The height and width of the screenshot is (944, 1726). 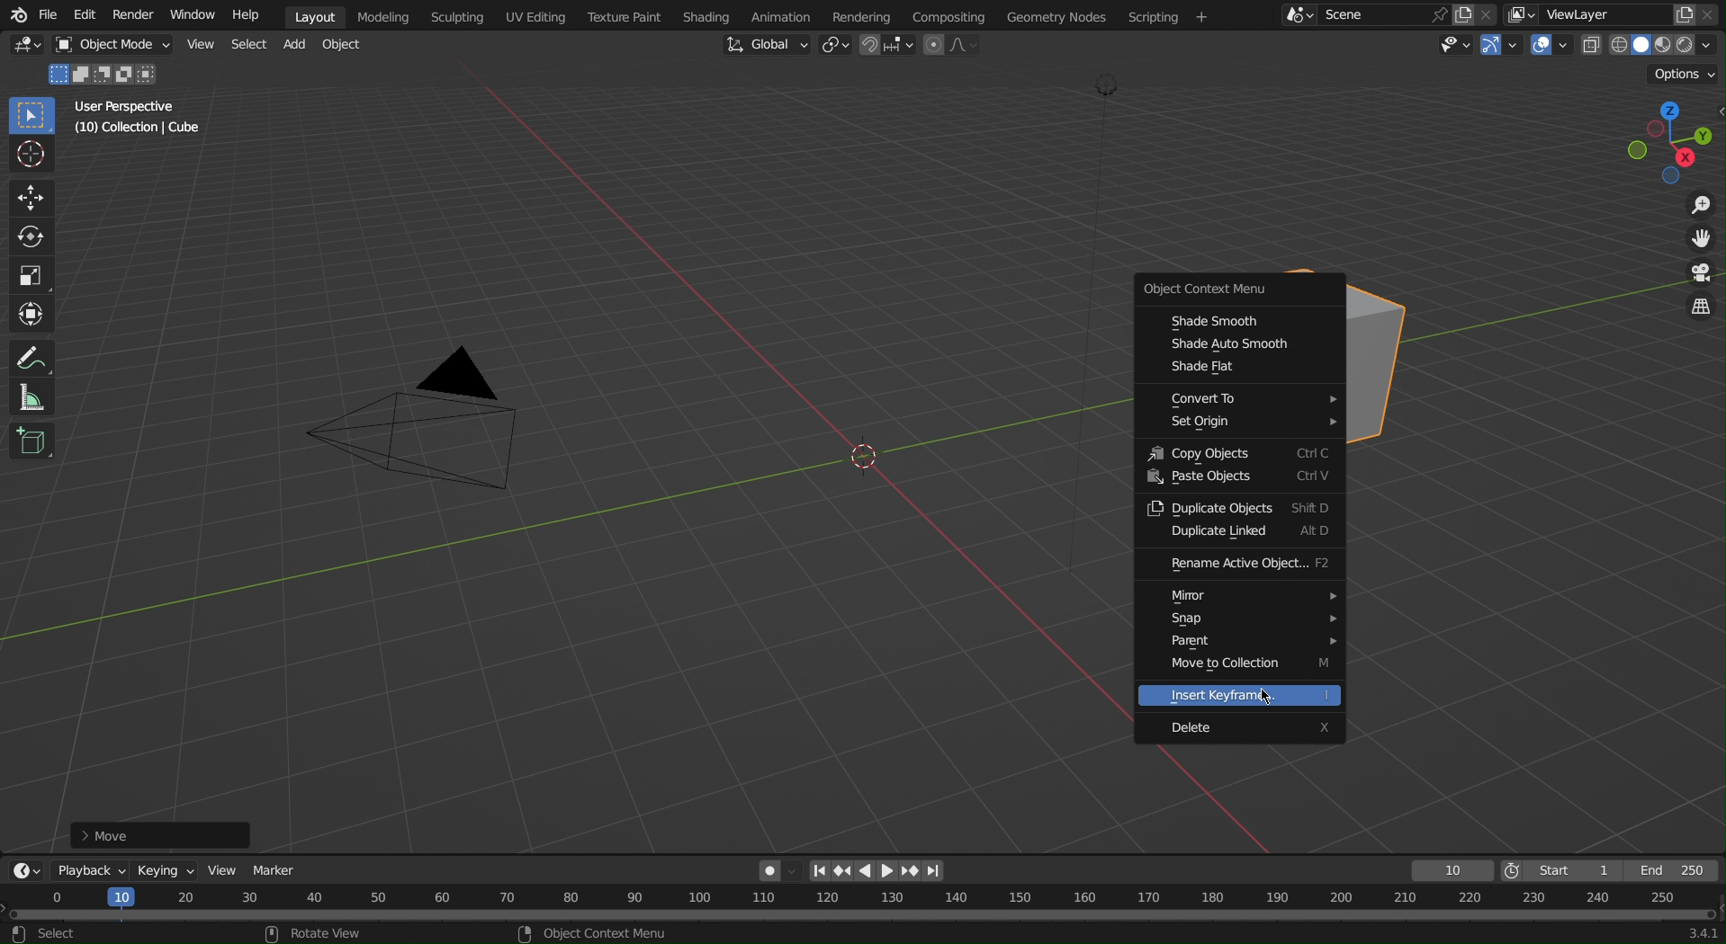 I want to click on Shade Auto Smooth, so click(x=1236, y=347).